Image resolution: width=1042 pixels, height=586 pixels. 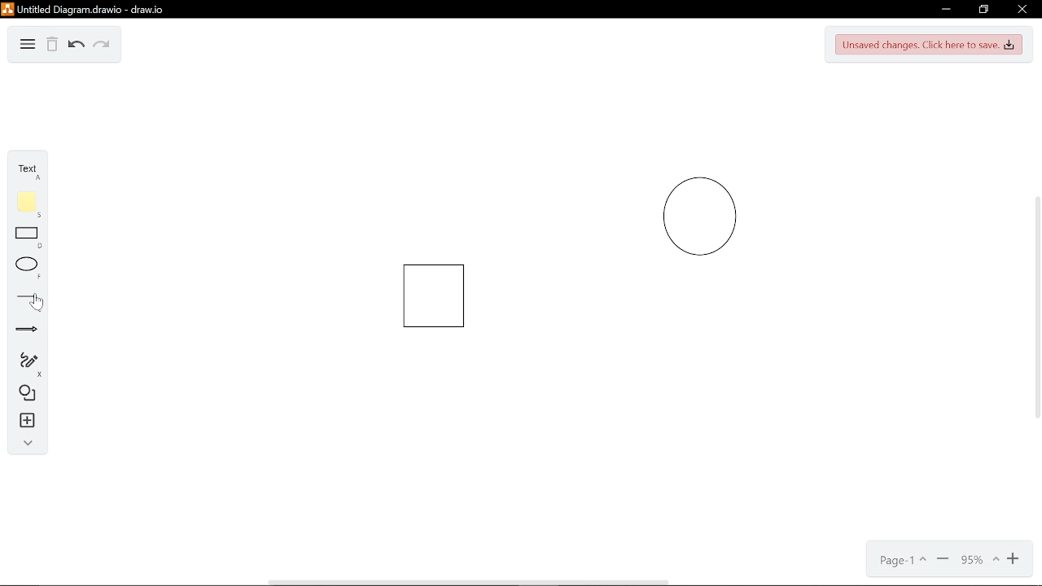 What do you see at coordinates (24, 269) in the screenshot?
I see `Ellipse` at bounding box center [24, 269].